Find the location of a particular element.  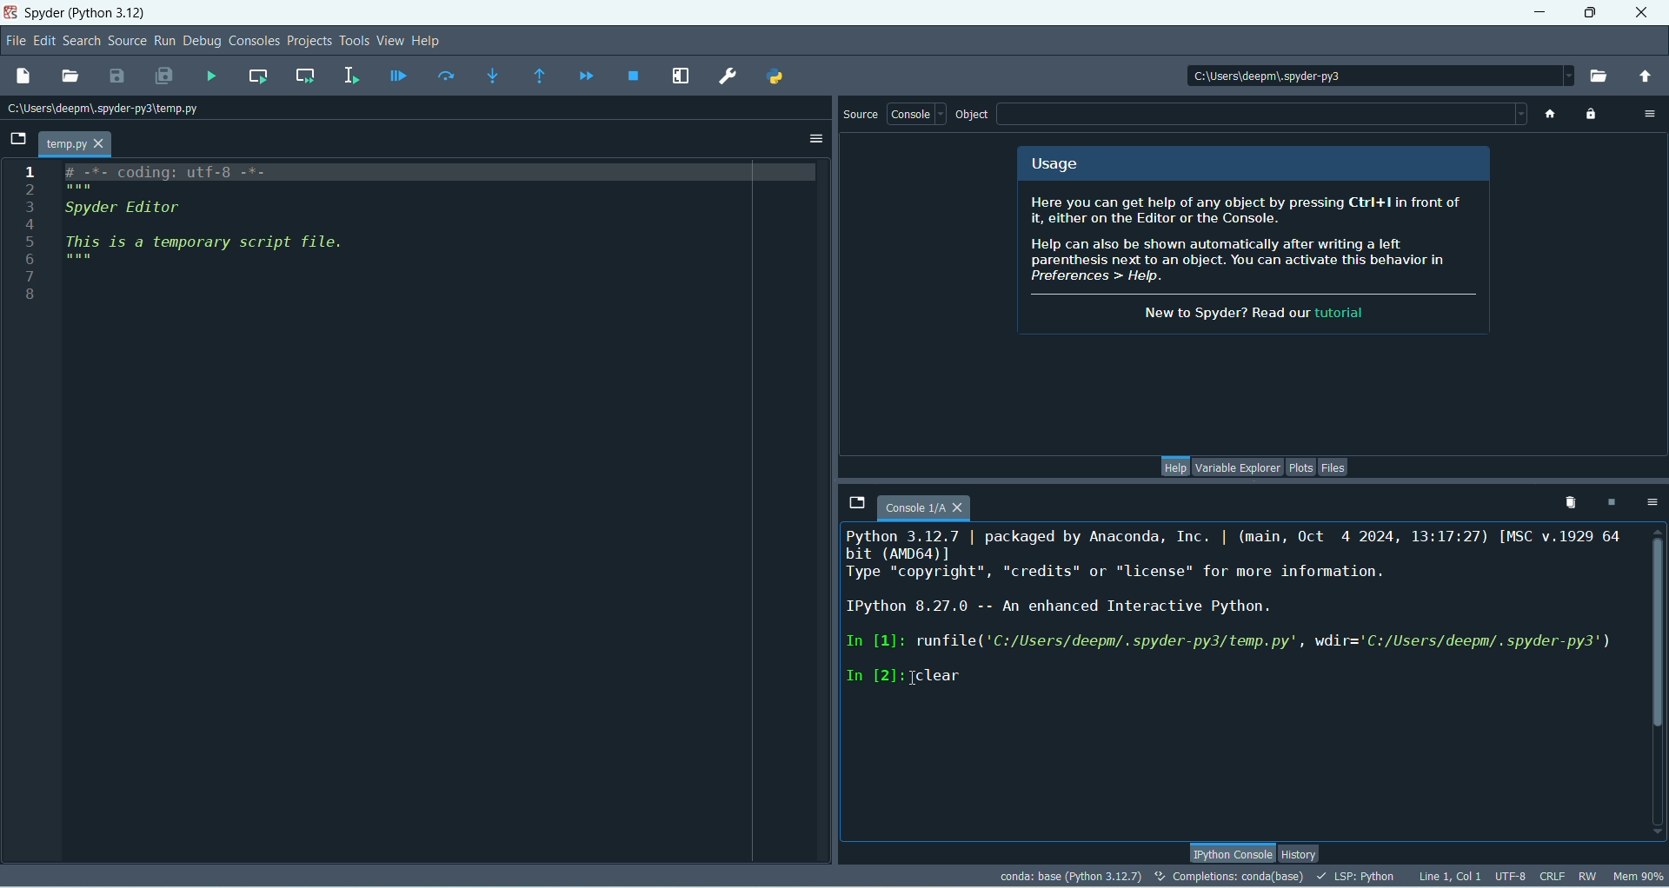

lock is located at coordinates (1593, 116).